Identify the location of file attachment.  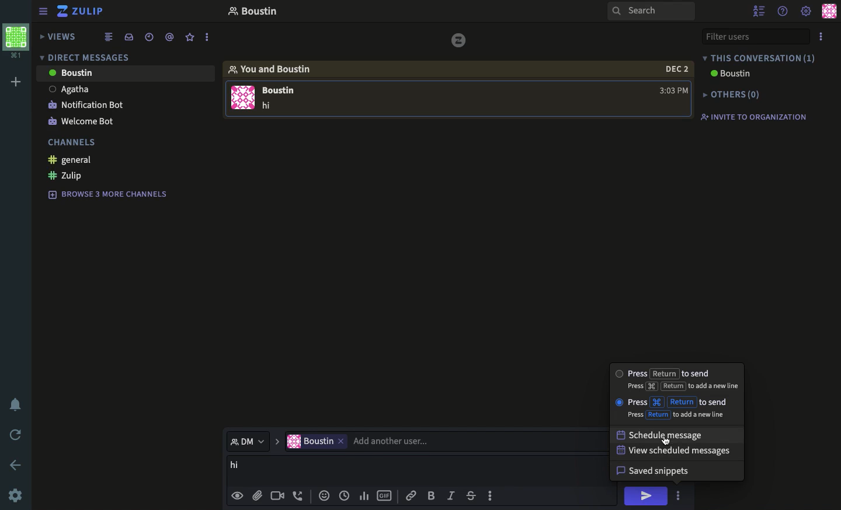
(257, 495).